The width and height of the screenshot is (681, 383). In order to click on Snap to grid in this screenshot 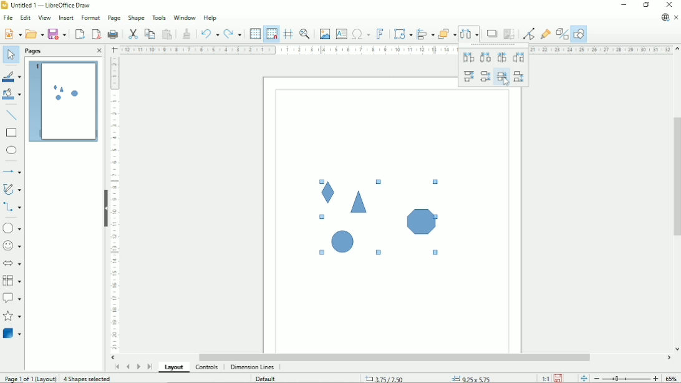, I will do `click(271, 33)`.